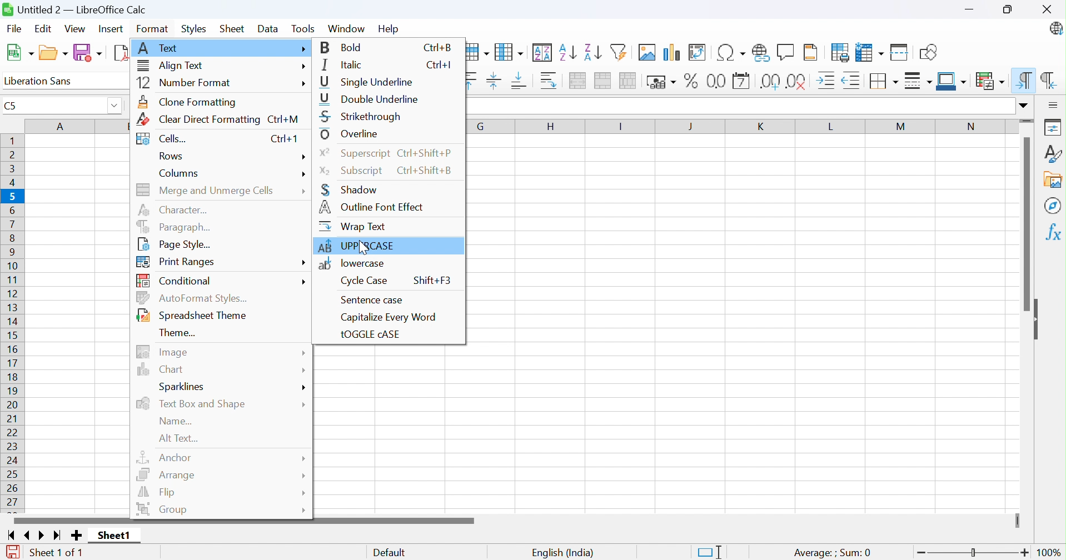  I want to click on Superscript, so click(354, 156).